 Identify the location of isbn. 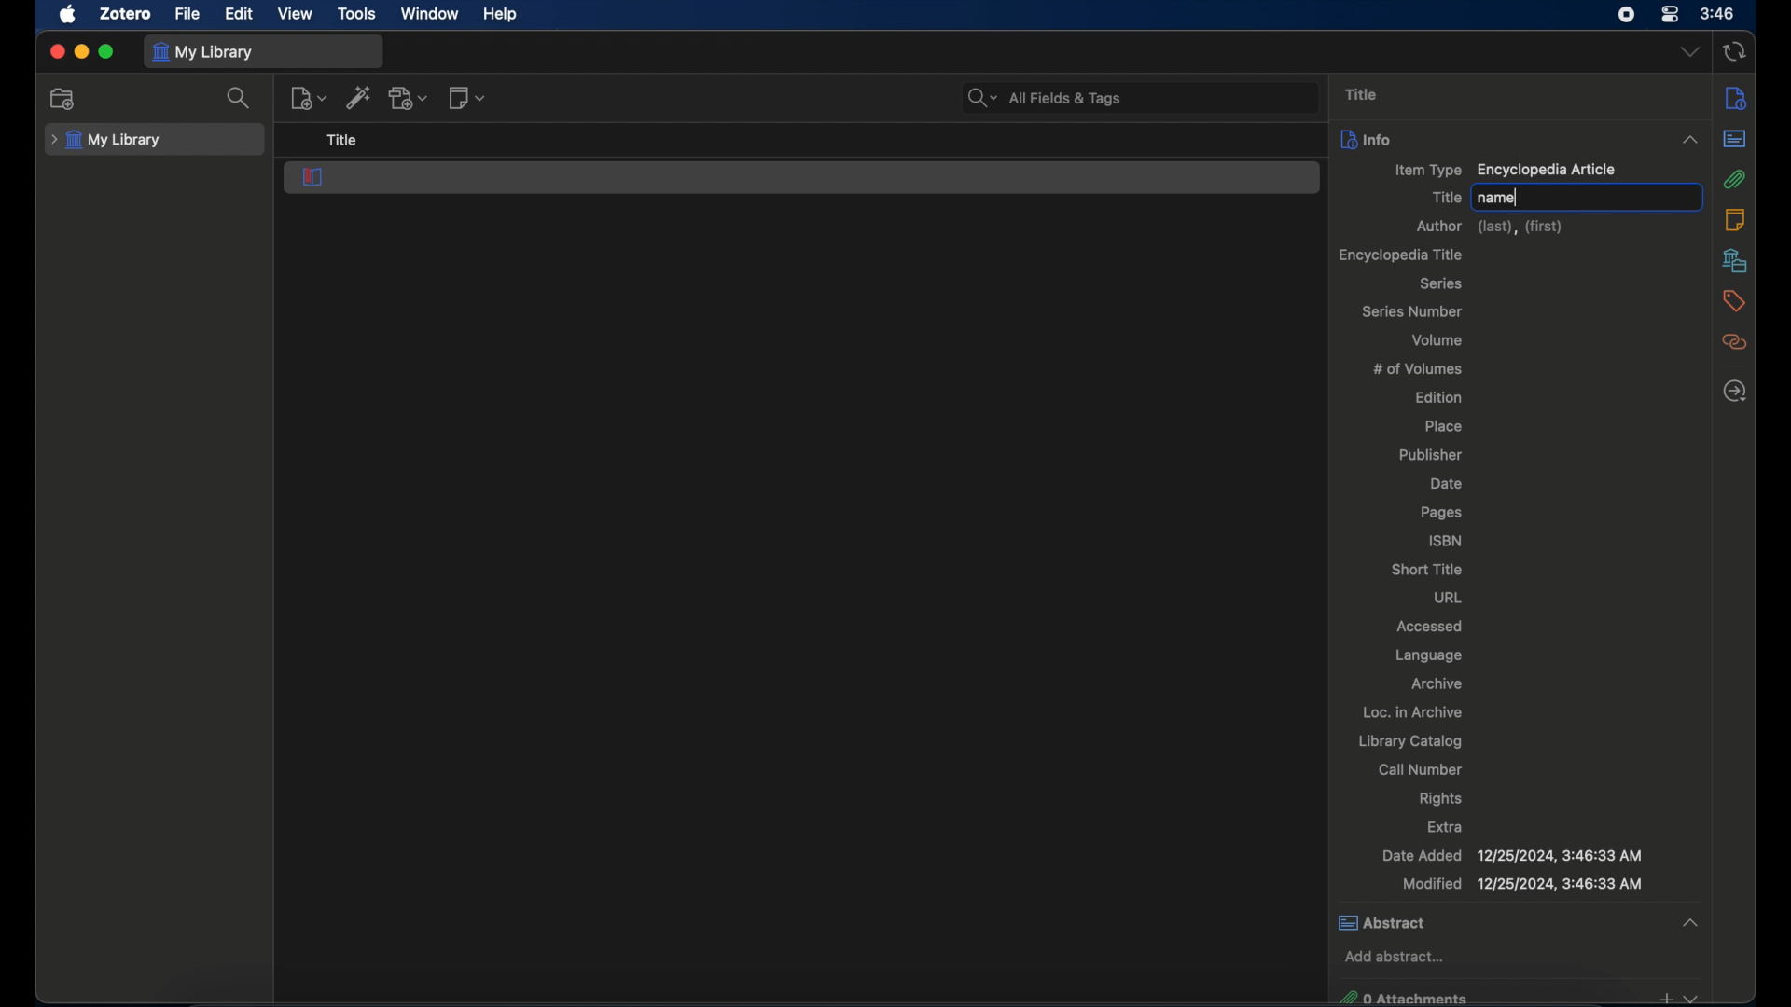
(1446, 540).